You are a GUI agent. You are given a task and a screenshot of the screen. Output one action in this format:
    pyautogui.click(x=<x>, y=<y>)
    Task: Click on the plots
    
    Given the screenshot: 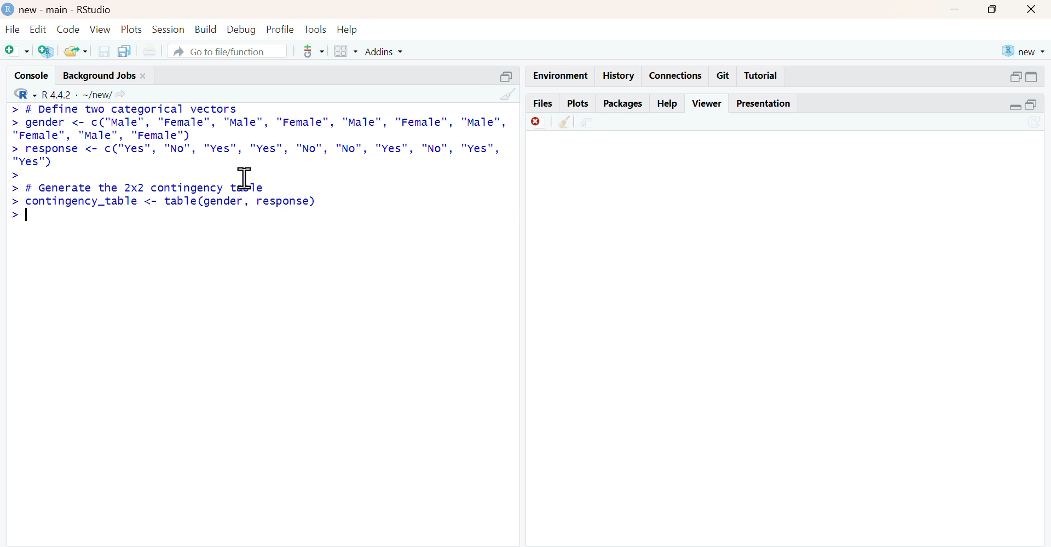 What is the action you would take?
    pyautogui.click(x=133, y=29)
    